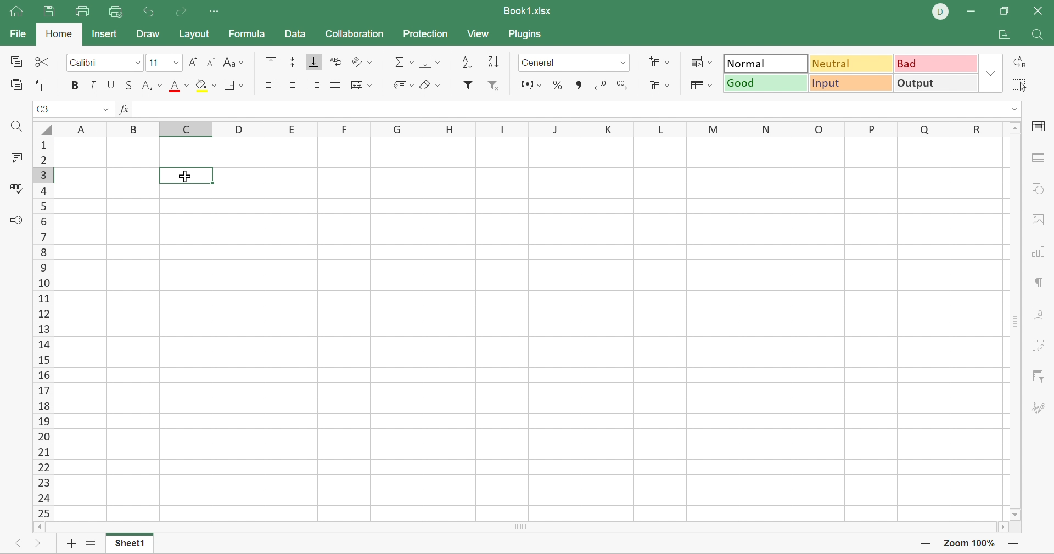 Image resolution: width=1054 pixels, height=554 pixels. What do you see at coordinates (180, 13) in the screenshot?
I see `Redo` at bounding box center [180, 13].